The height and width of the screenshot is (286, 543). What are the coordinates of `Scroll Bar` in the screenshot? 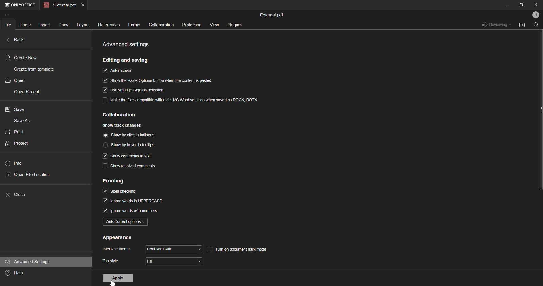 It's located at (540, 118).